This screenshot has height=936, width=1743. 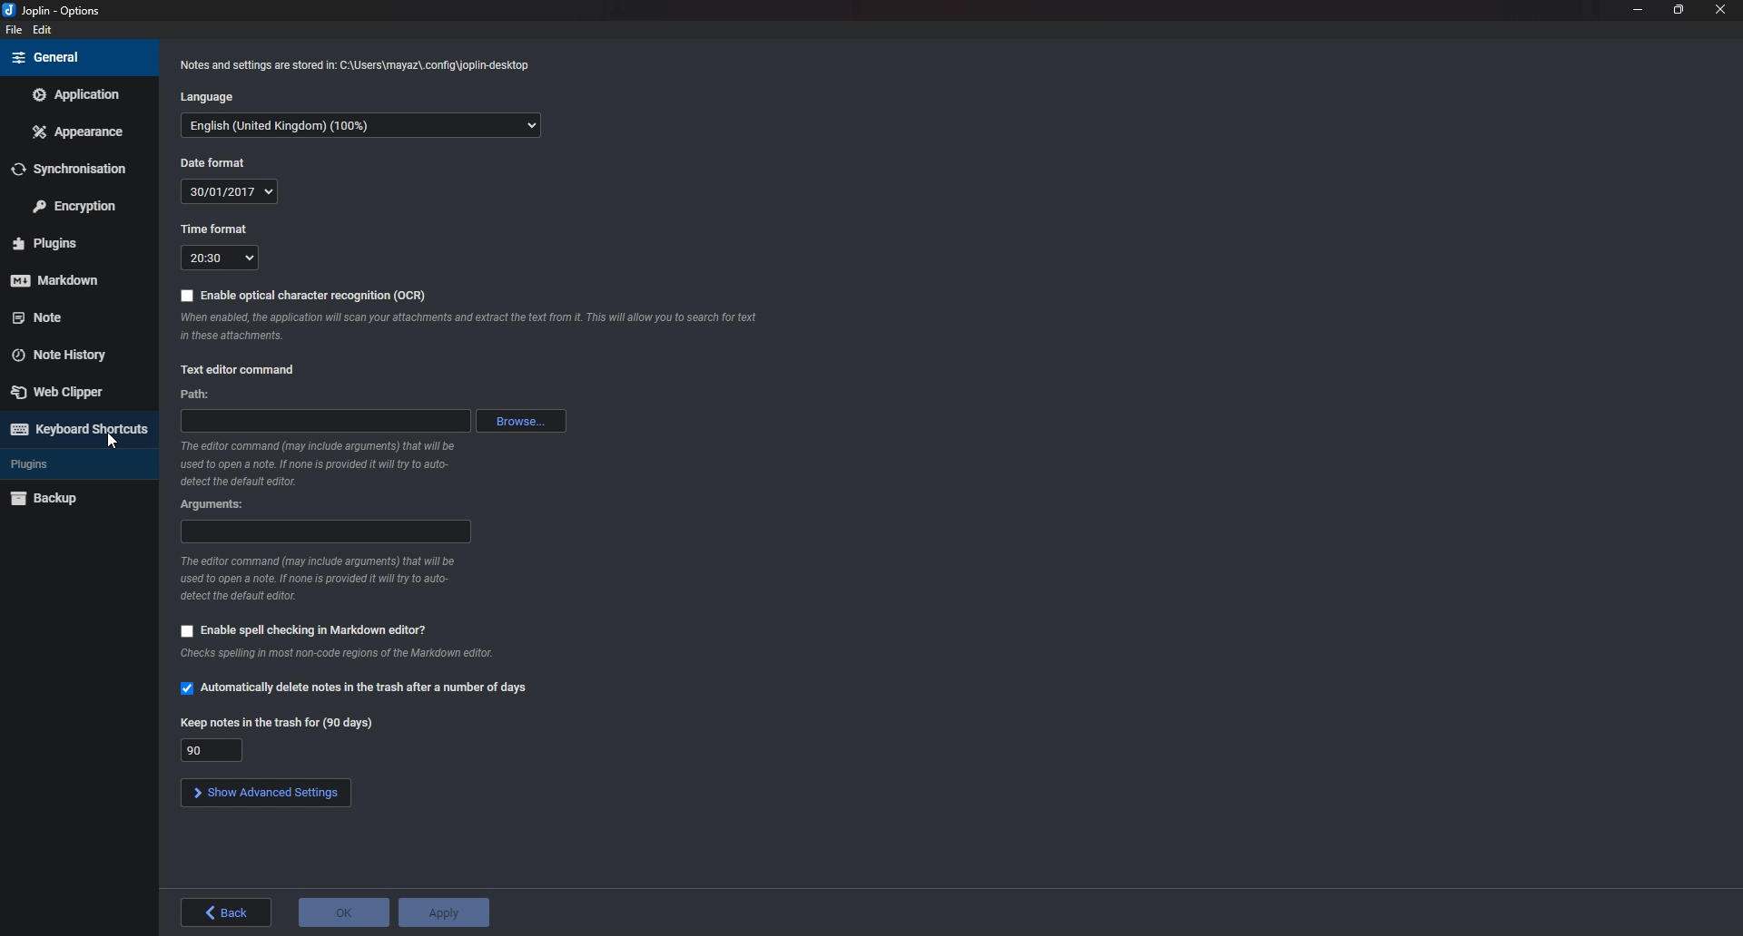 I want to click on Info, so click(x=320, y=463).